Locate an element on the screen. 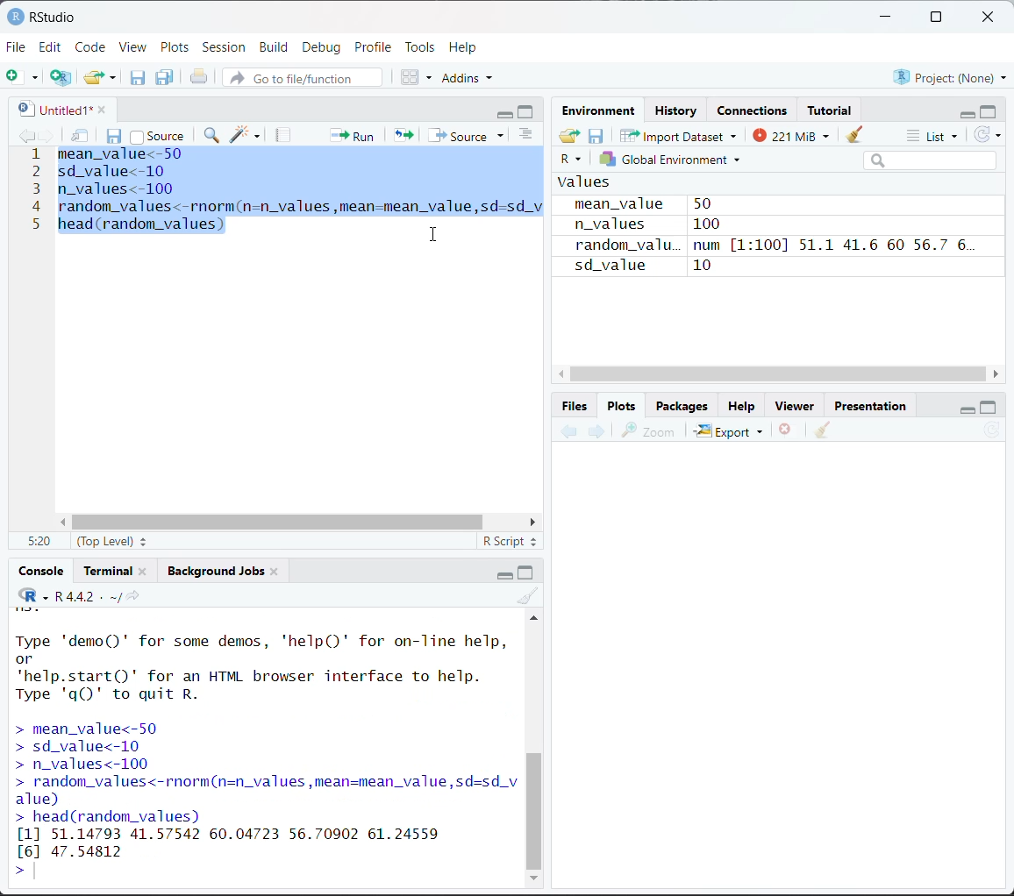 The height and width of the screenshot is (896, 1014). Packages is located at coordinates (682, 405).